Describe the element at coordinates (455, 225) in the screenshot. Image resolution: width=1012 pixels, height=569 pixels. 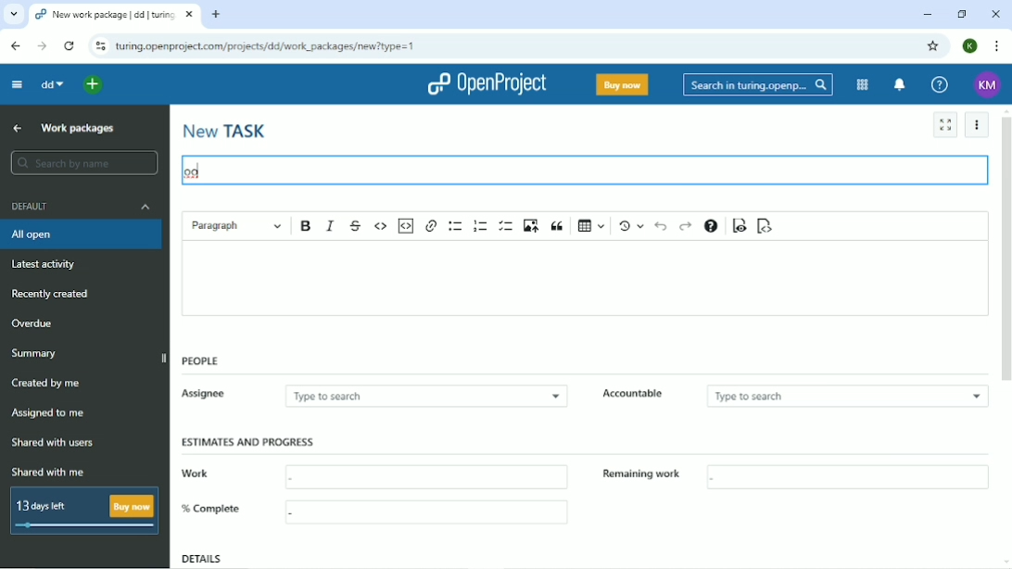
I see `Bulleted list` at that location.